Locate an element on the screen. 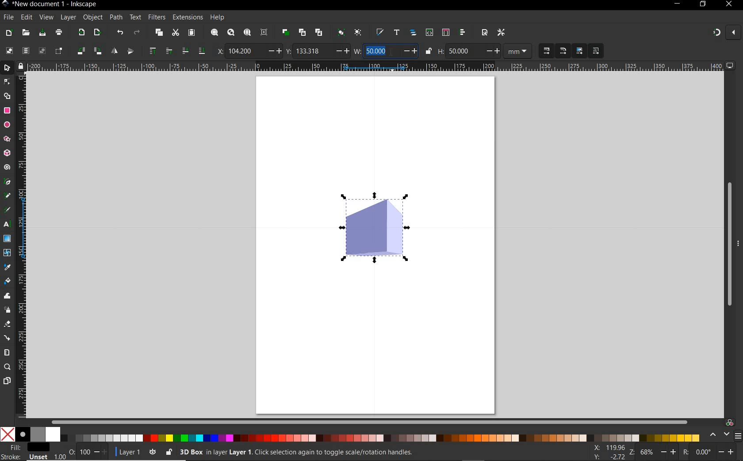 The width and height of the screenshot is (743, 461). more options is located at coordinates (739, 243).